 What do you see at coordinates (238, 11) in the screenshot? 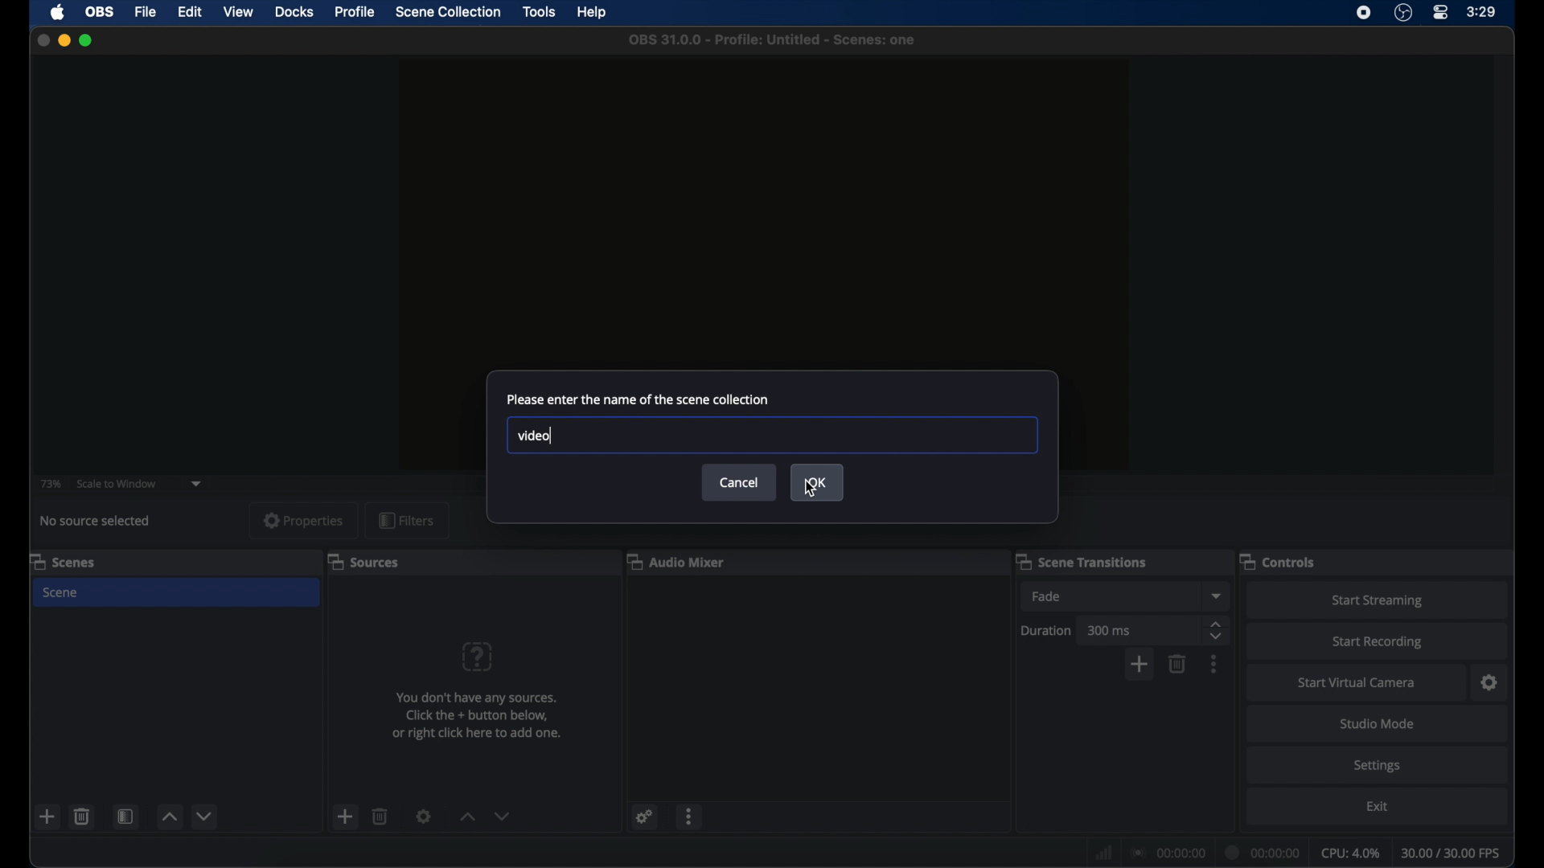
I see `view` at bounding box center [238, 11].